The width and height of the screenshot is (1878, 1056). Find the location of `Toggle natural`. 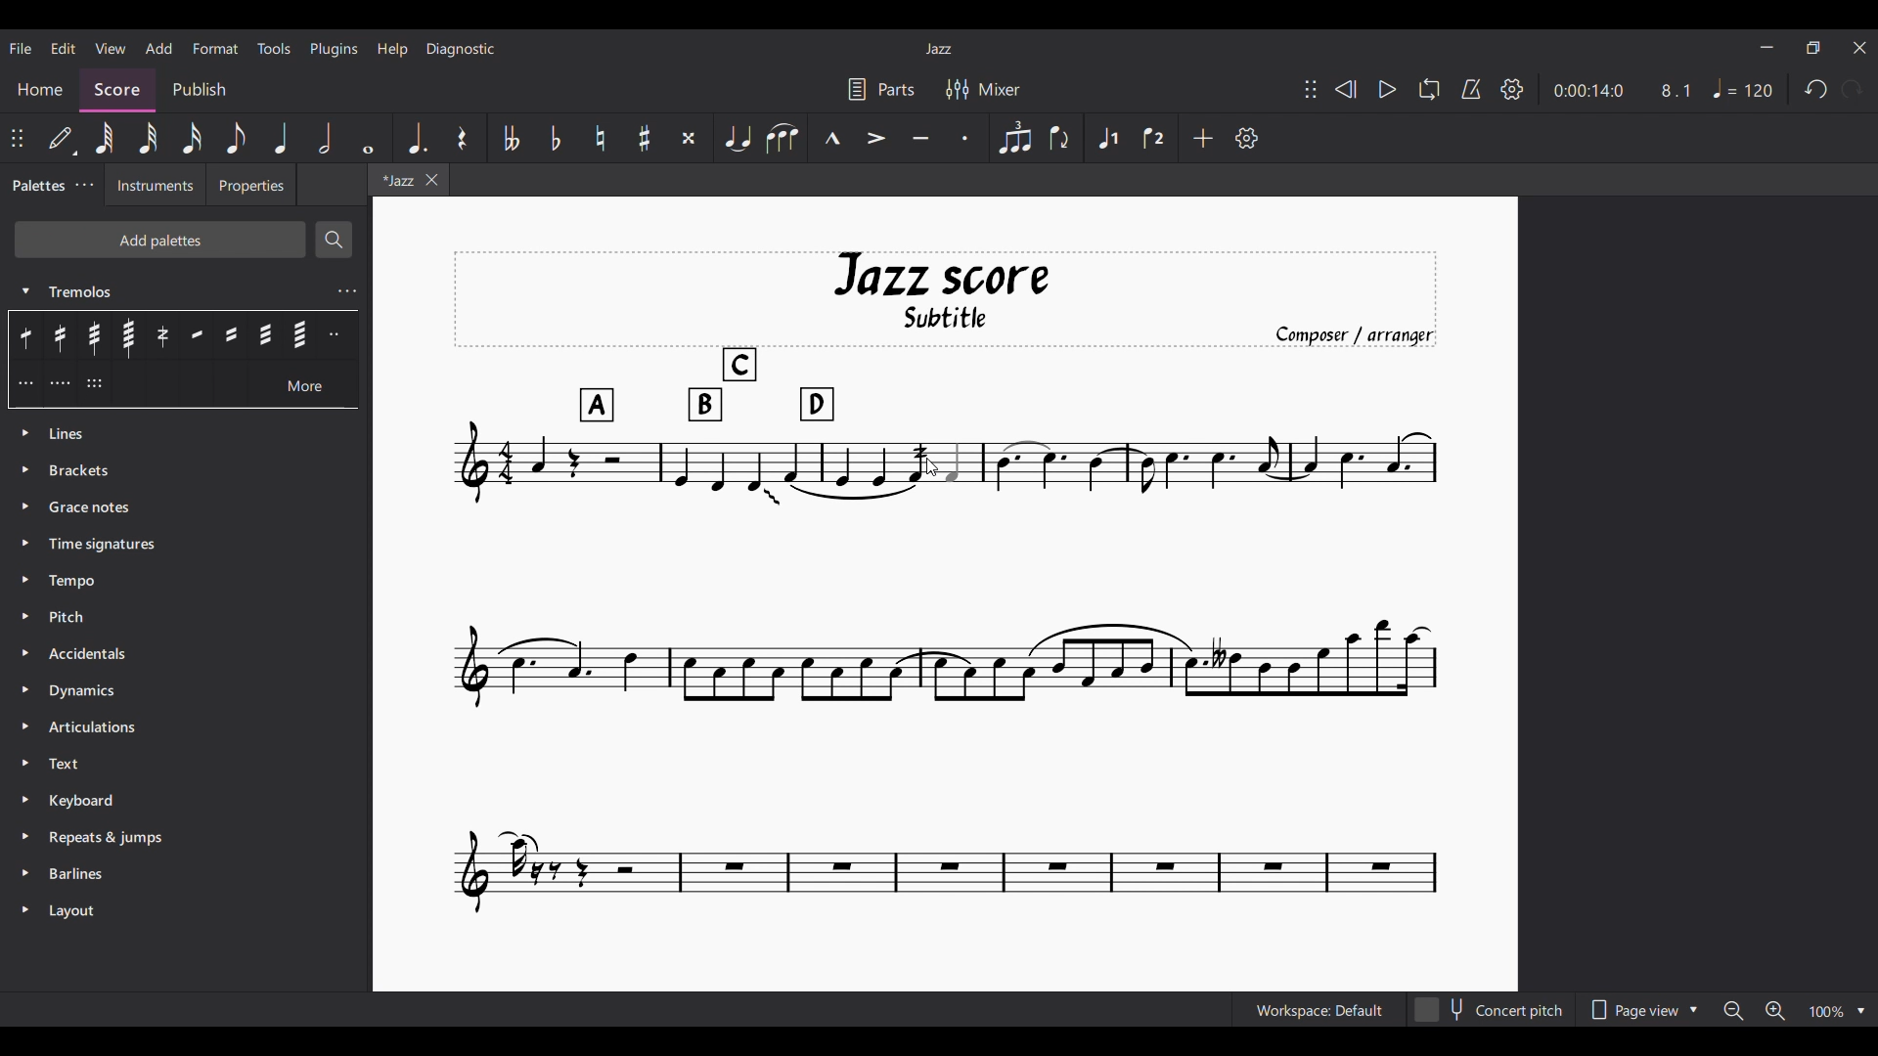

Toggle natural is located at coordinates (601, 138).